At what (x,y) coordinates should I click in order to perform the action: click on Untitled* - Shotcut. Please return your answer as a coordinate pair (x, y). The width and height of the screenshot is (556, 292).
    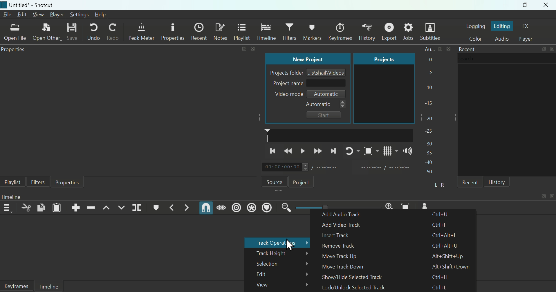
    Looking at the image, I should click on (30, 5).